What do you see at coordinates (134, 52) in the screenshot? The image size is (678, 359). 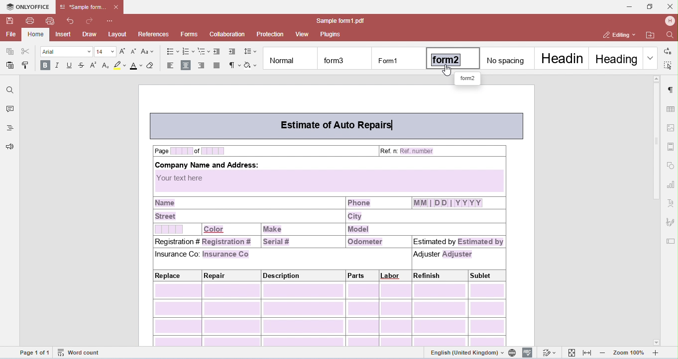 I see `decrement font size` at bounding box center [134, 52].